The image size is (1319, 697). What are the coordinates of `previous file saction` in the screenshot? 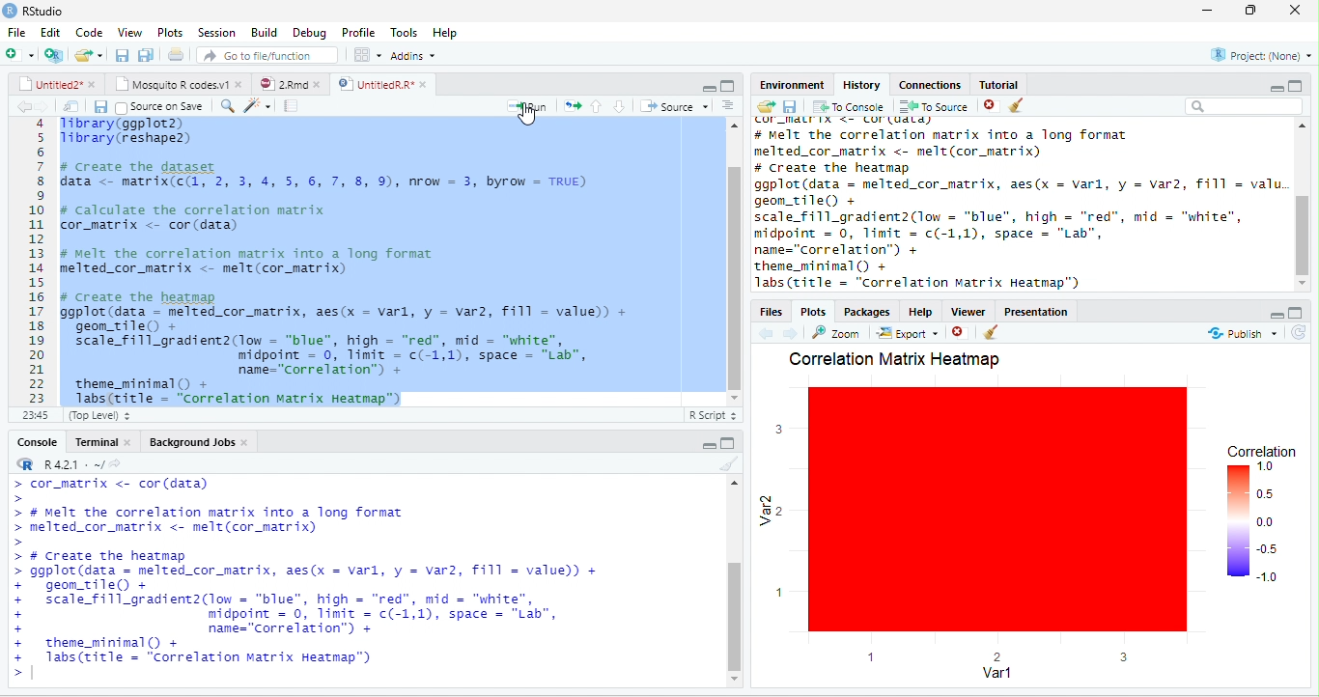 It's located at (124, 54).